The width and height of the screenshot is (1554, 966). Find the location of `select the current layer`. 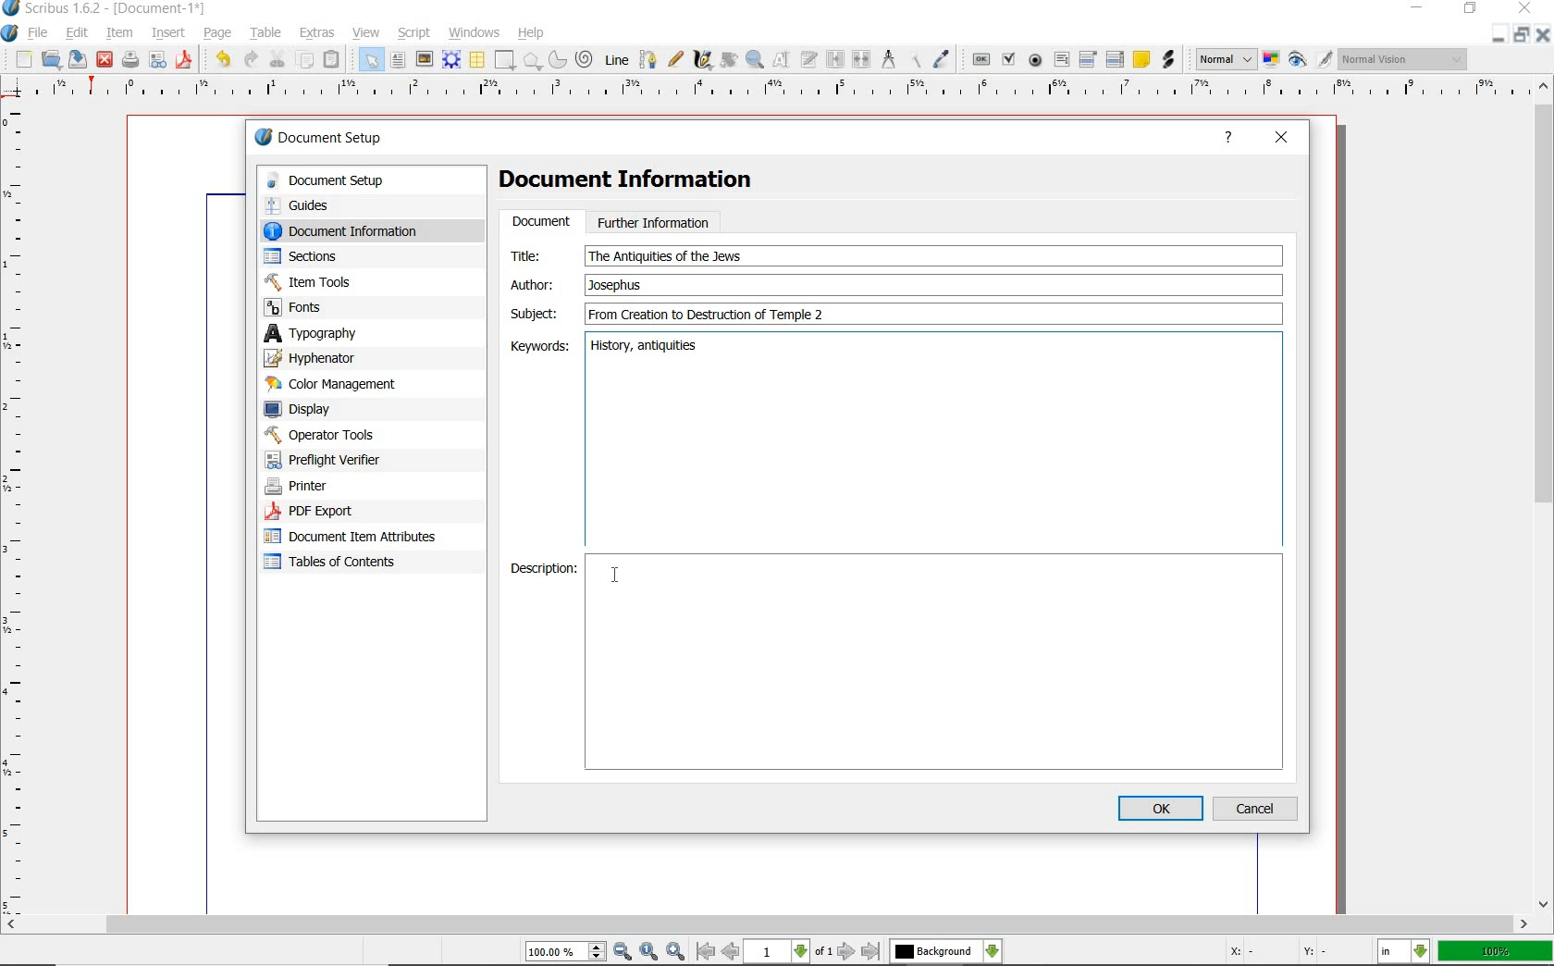

select the current layer is located at coordinates (946, 951).